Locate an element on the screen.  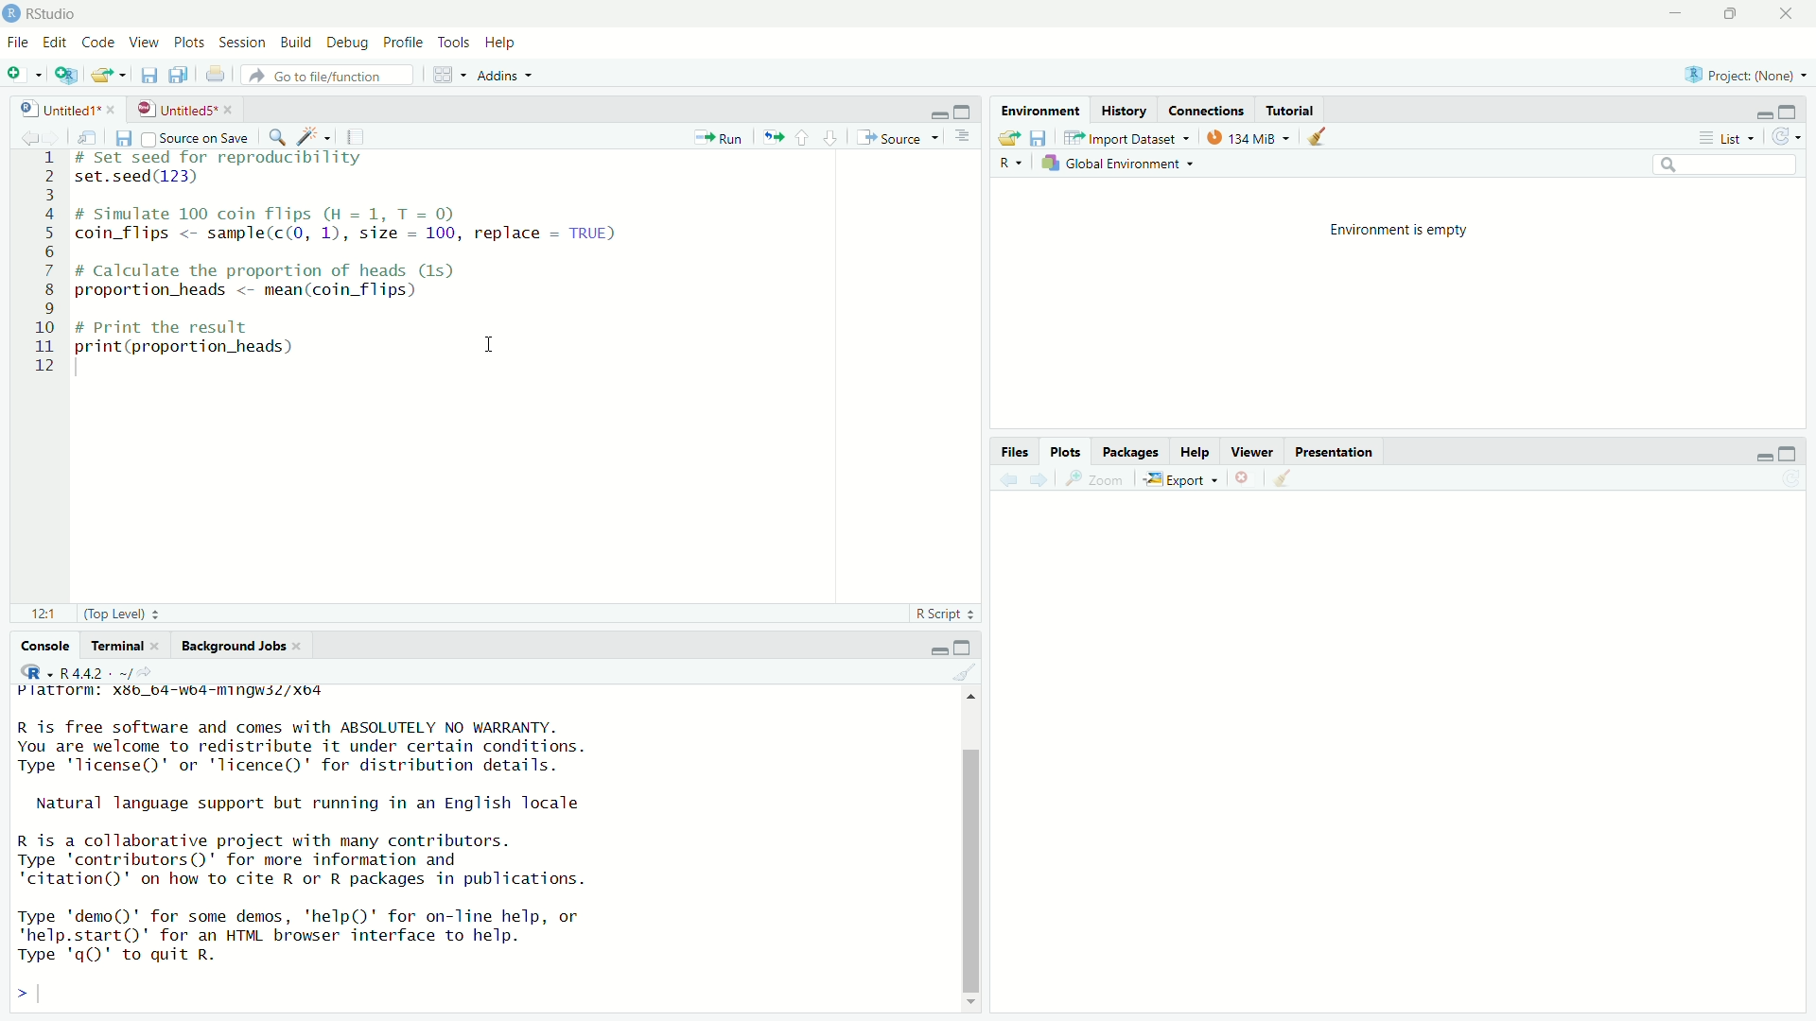
re-run the previous code region is located at coordinates (772, 137).